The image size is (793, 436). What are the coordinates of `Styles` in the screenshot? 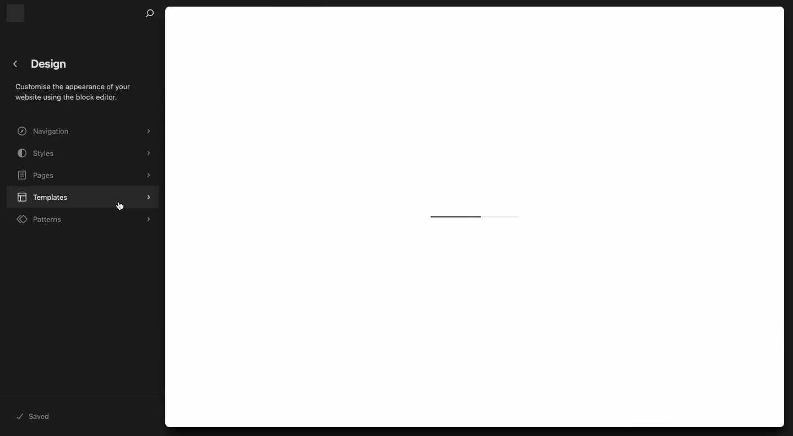 It's located at (83, 152).